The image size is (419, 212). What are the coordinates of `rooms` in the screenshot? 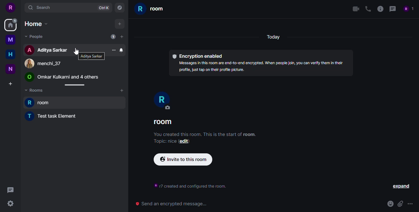 It's located at (36, 91).